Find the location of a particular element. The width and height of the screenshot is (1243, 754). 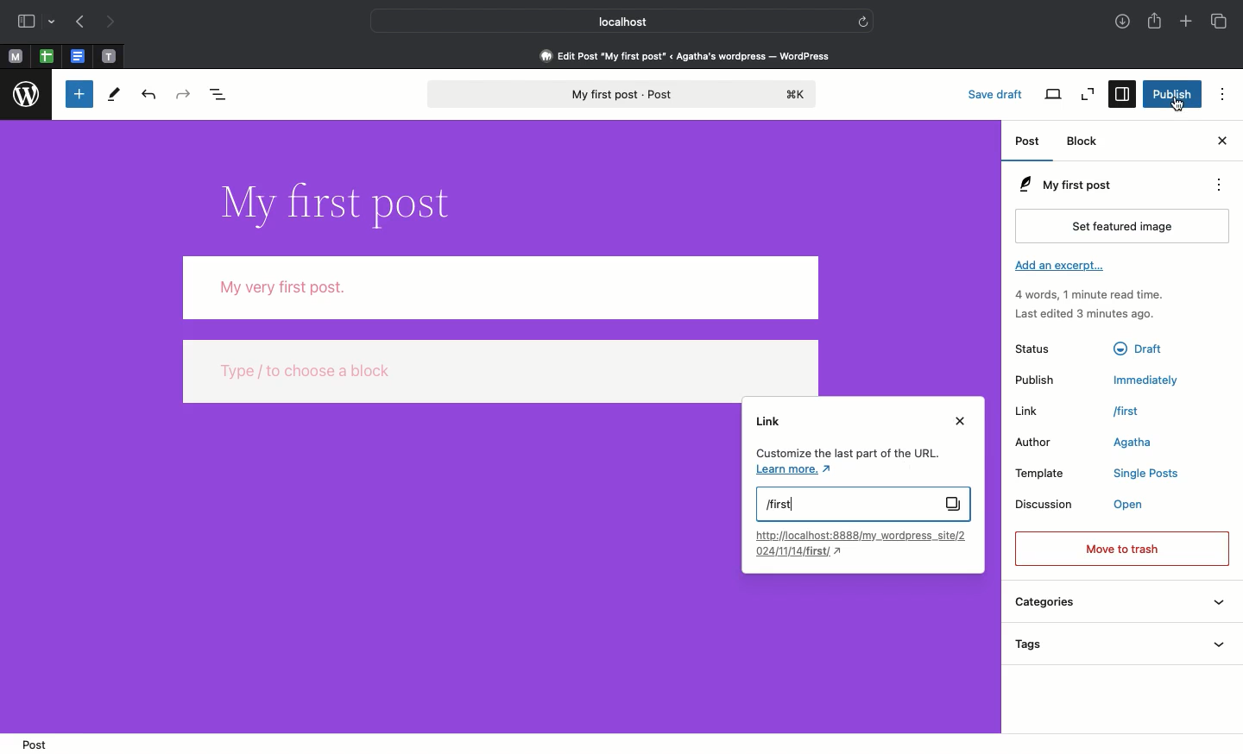

New concise URL is located at coordinates (857, 543).